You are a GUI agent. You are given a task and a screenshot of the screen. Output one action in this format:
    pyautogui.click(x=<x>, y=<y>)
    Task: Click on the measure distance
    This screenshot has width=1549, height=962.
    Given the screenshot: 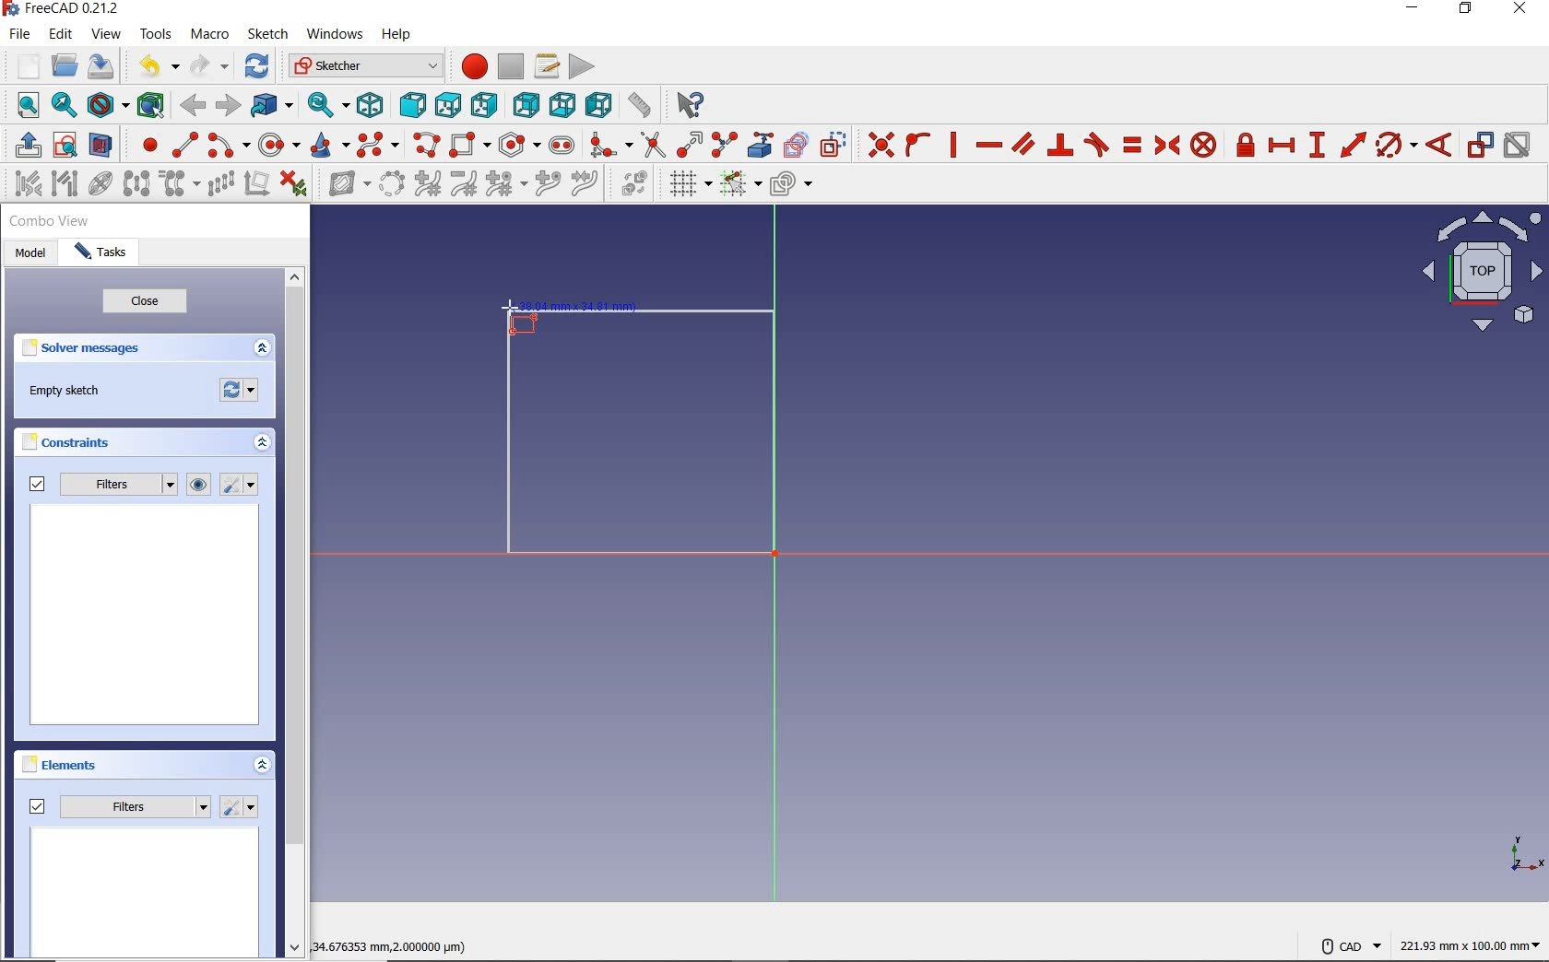 What is the action you would take?
    pyautogui.click(x=639, y=105)
    